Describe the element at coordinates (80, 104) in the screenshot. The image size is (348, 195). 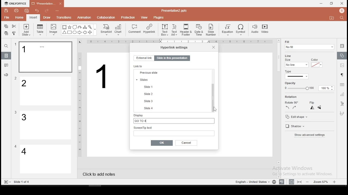
I see `` at that location.